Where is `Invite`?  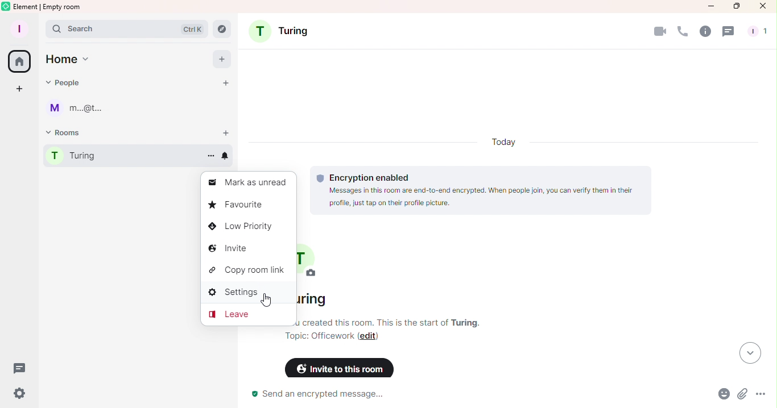 Invite is located at coordinates (233, 248).